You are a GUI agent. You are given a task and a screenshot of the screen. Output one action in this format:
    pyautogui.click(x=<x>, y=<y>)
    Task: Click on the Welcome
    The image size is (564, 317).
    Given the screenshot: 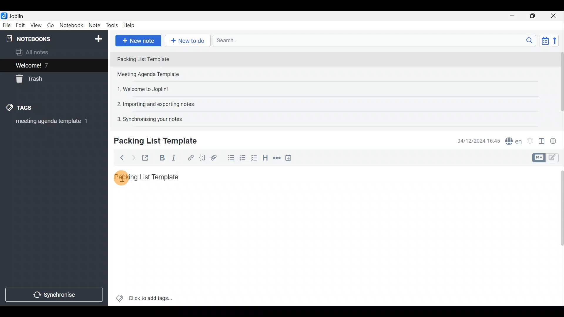 What is the action you would take?
    pyautogui.click(x=45, y=65)
    